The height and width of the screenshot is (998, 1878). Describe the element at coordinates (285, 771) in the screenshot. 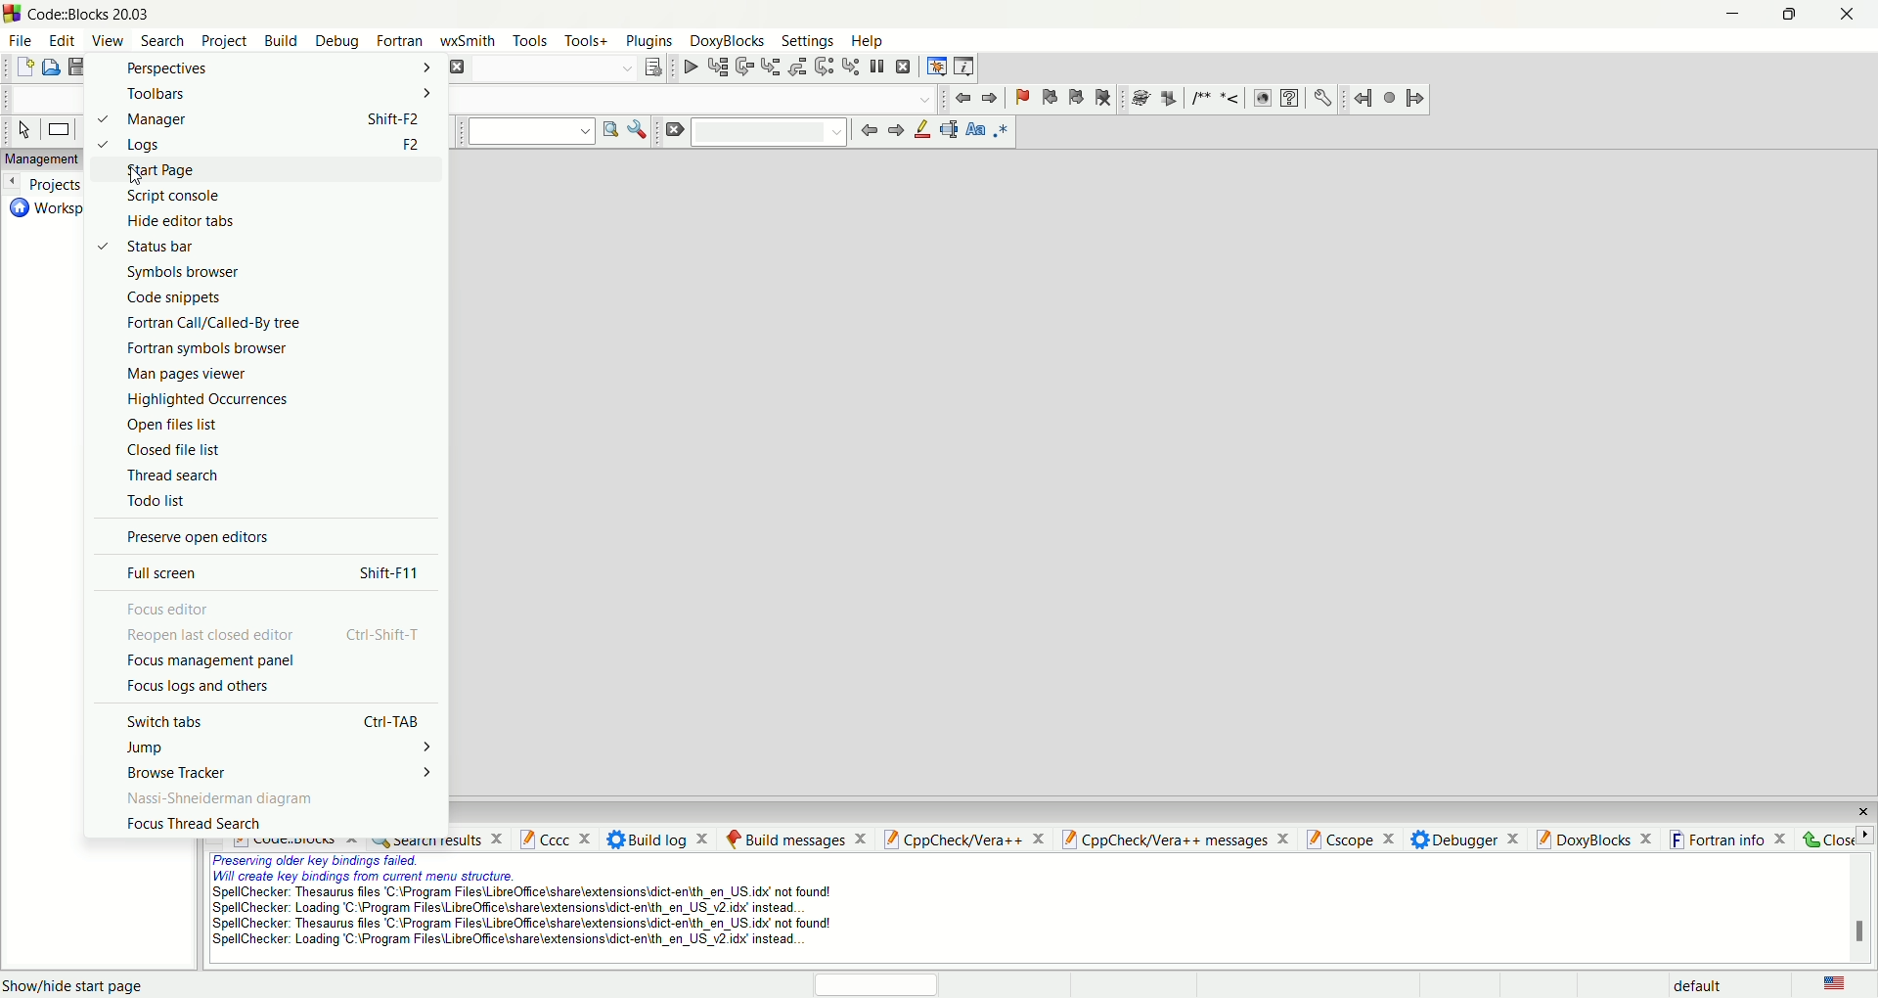

I see `browse tracker` at that location.